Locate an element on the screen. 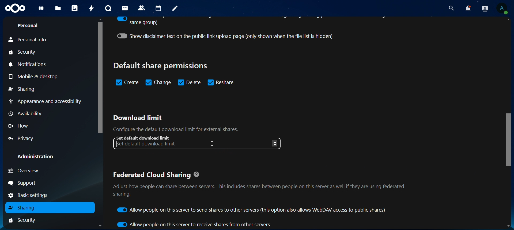 The image size is (514, 230). allow people on this server to receive shares from others servers is located at coordinates (194, 224).